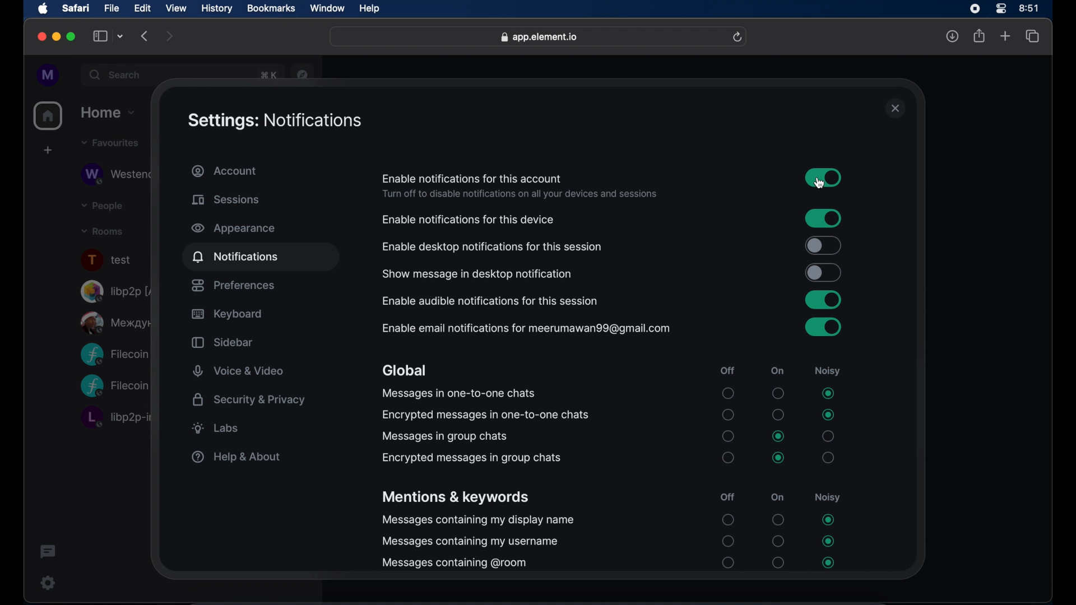 This screenshot has width=1076, height=605. Describe the element at coordinates (226, 314) in the screenshot. I see `keyboard` at that location.